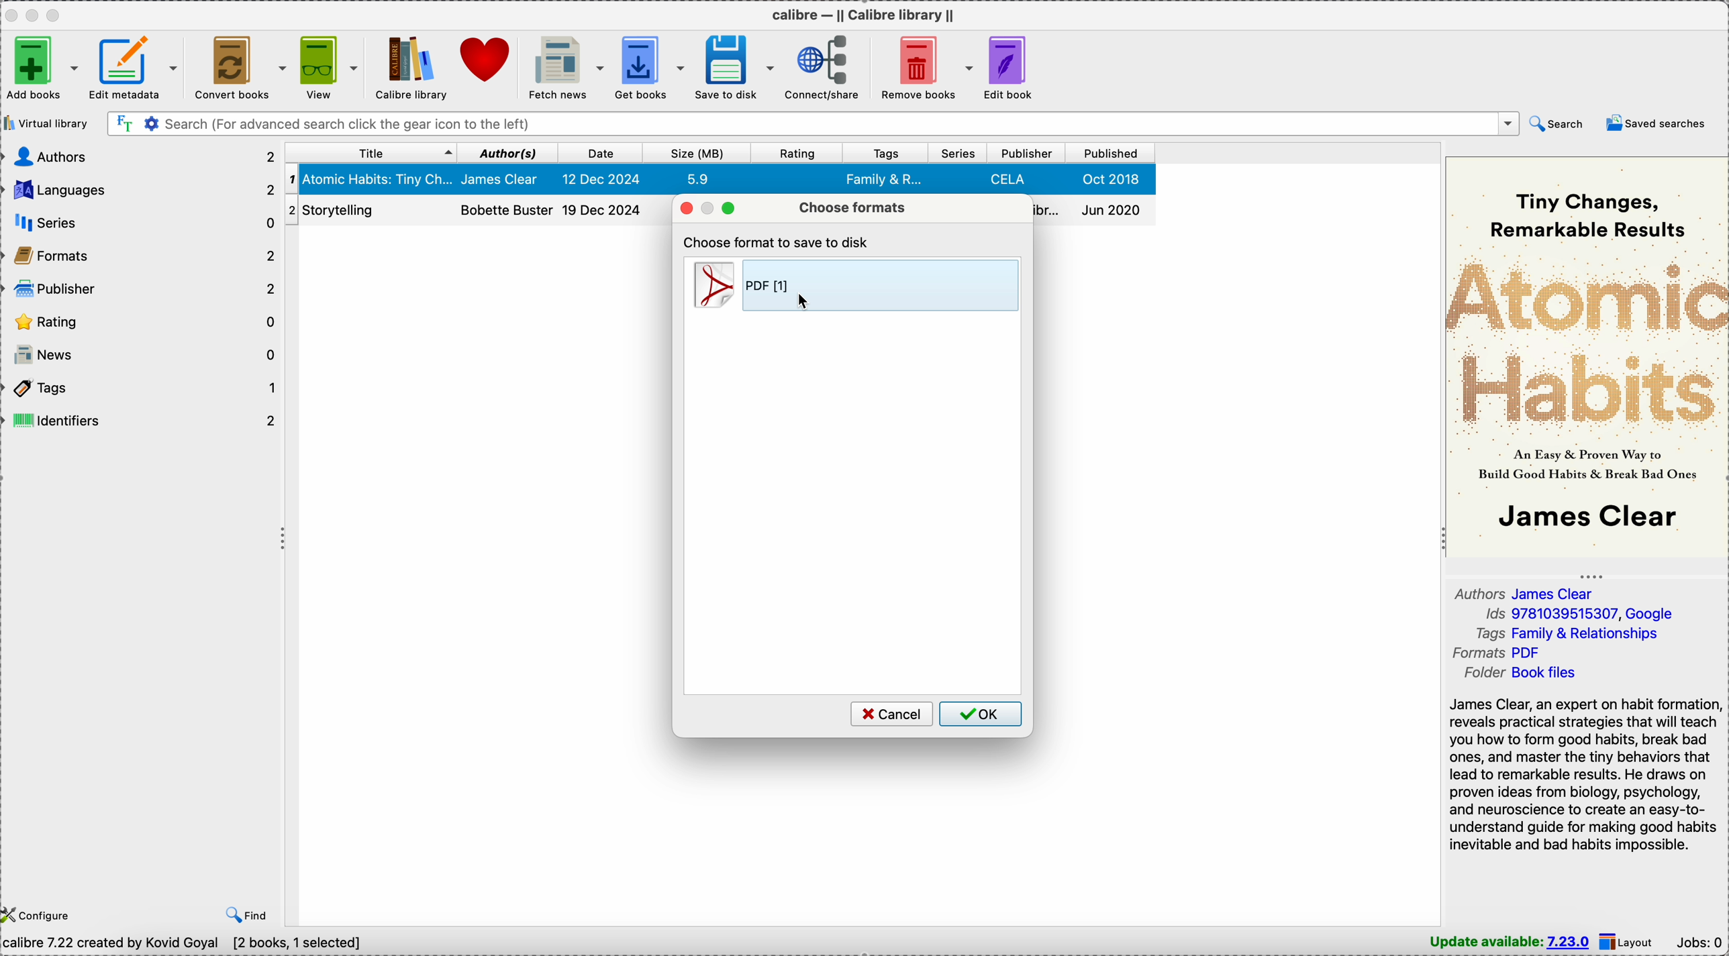 This screenshot has height=956, width=1729. Describe the element at coordinates (852, 207) in the screenshot. I see `choose formats` at that location.